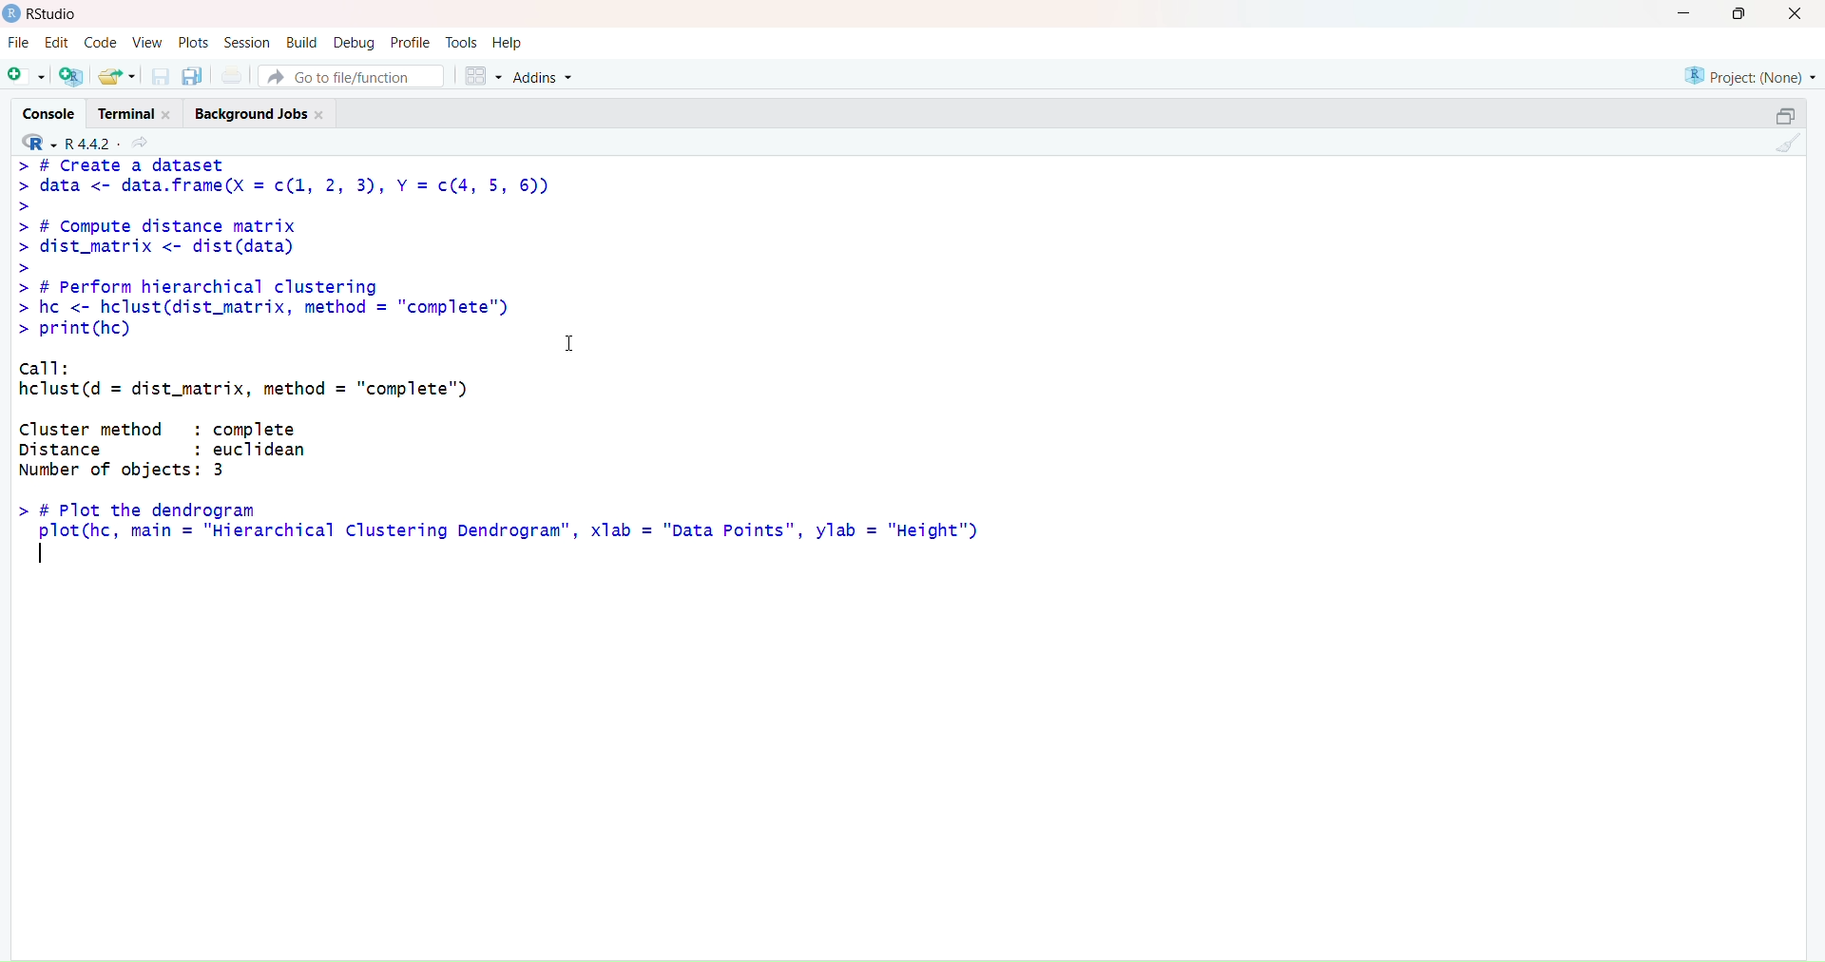 The image size is (1825, 962). I want to click on Session, so click(249, 41).